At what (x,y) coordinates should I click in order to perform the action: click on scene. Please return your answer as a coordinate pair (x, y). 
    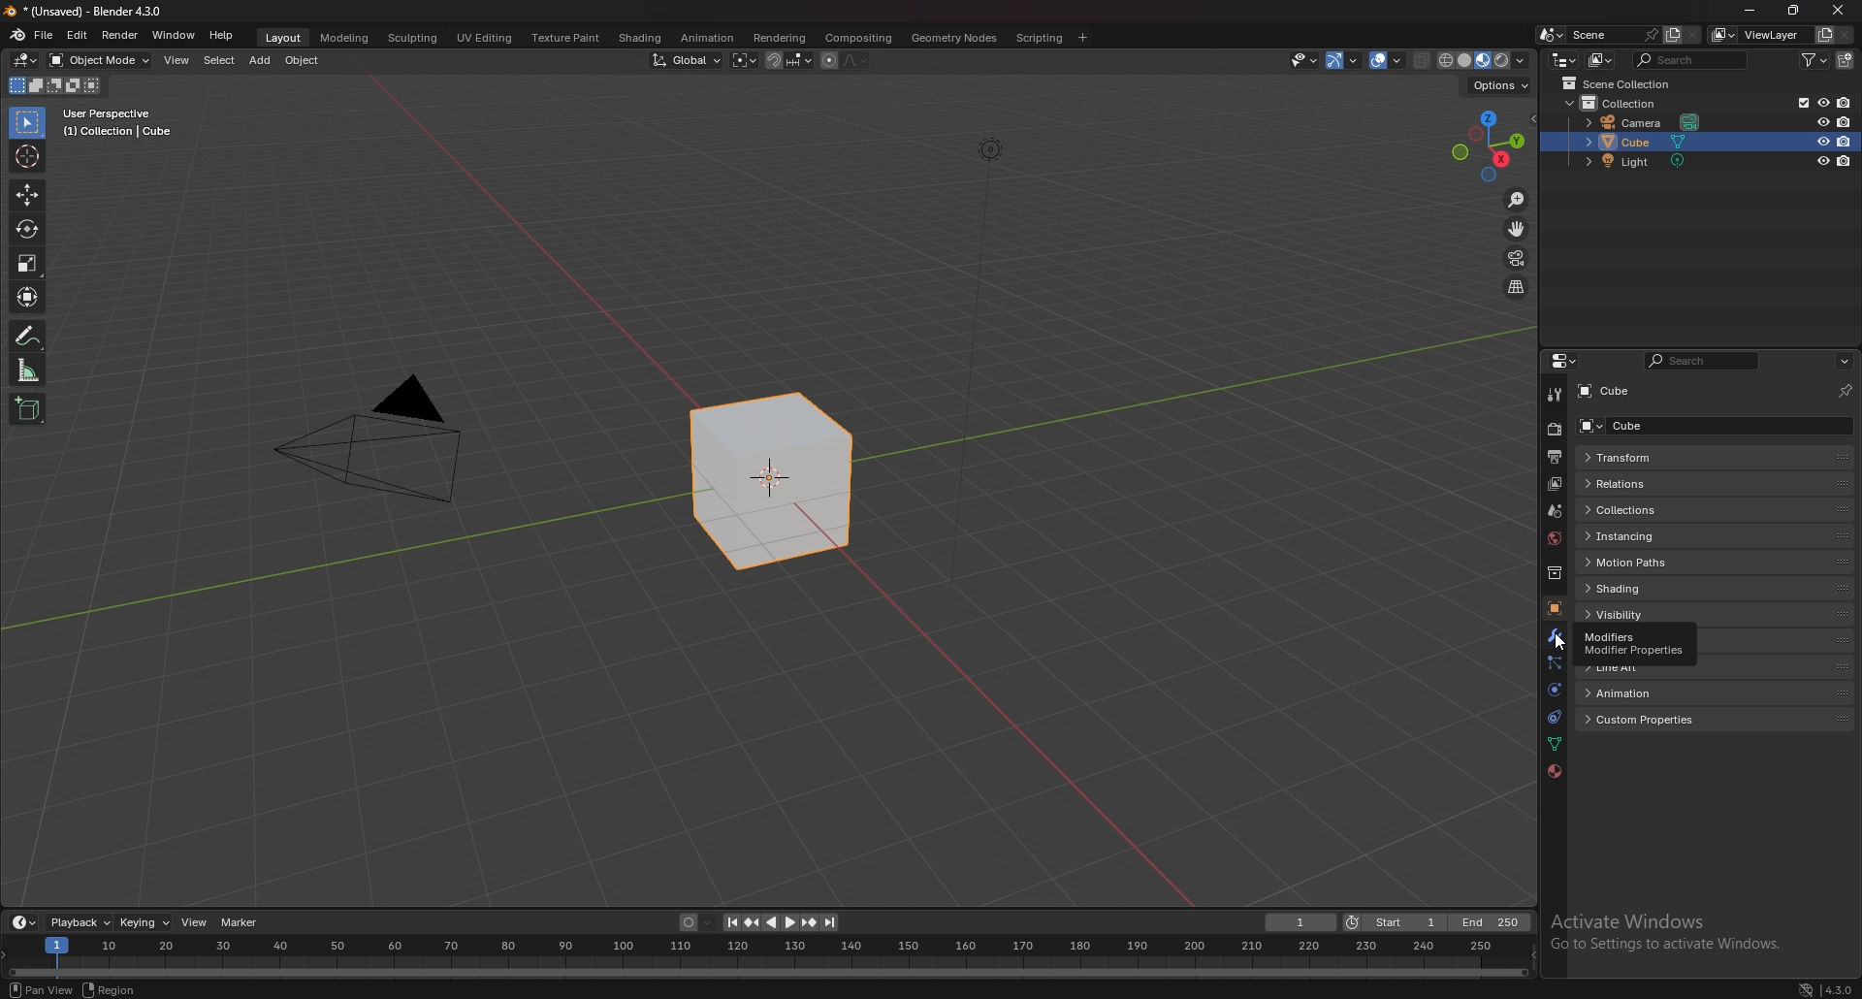
    Looking at the image, I should click on (1554, 509).